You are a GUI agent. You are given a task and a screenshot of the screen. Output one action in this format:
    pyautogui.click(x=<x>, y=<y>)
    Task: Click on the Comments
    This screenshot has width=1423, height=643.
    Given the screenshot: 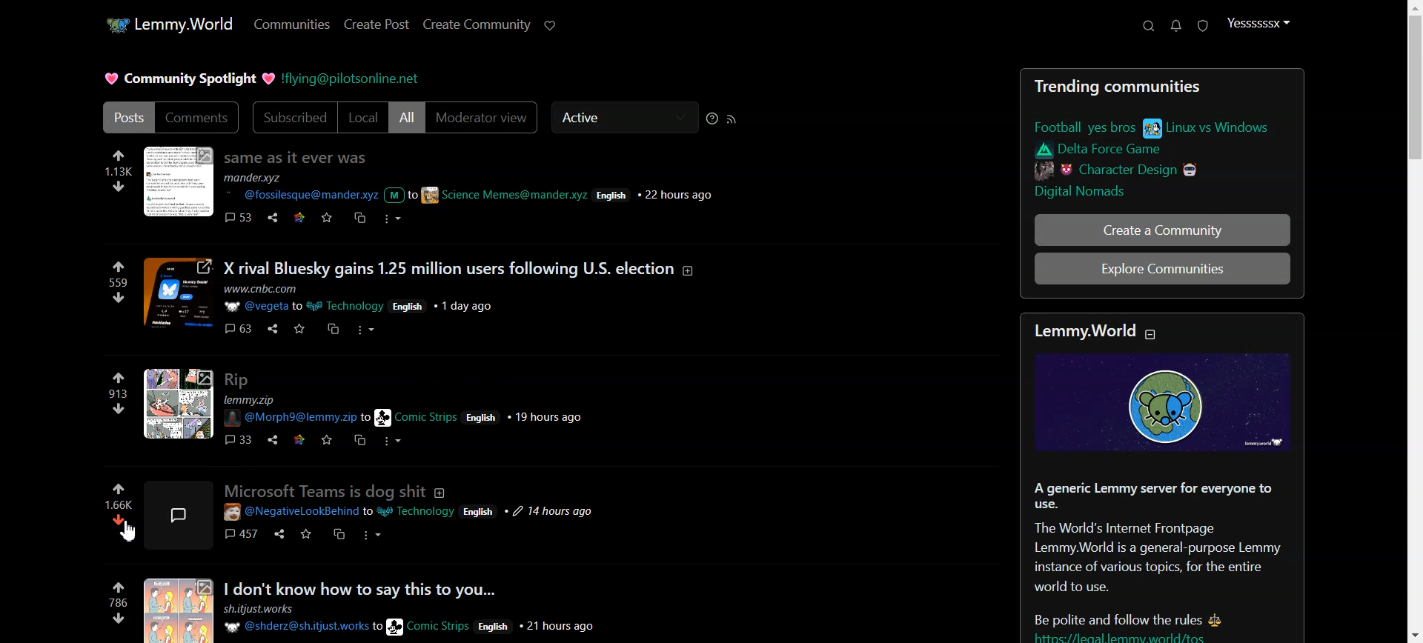 What is the action you would take?
    pyautogui.click(x=199, y=118)
    